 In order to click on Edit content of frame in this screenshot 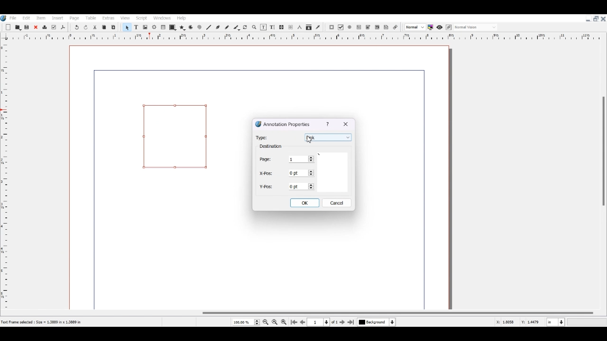, I will do `click(263, 27)`.